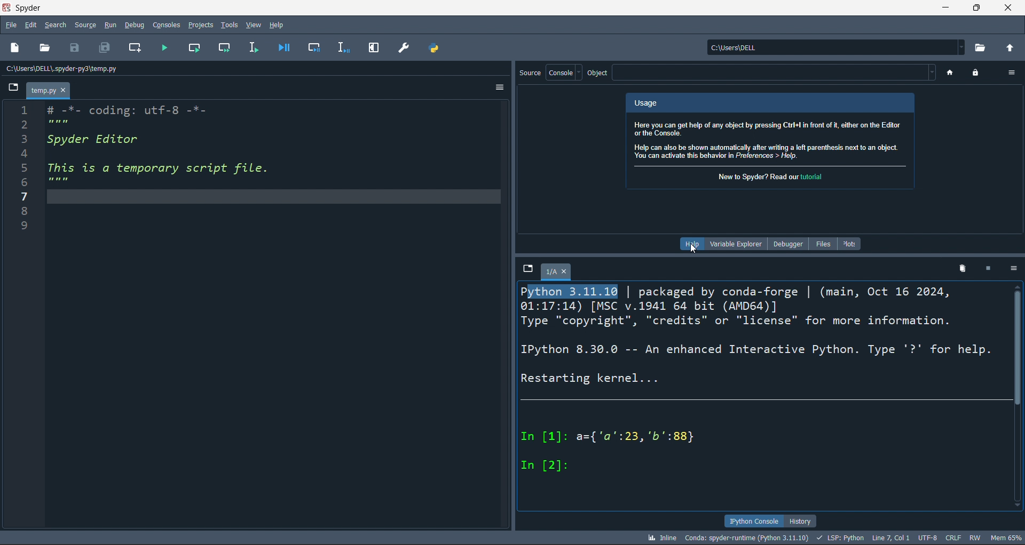  I want to click on console, so click(566, 72).